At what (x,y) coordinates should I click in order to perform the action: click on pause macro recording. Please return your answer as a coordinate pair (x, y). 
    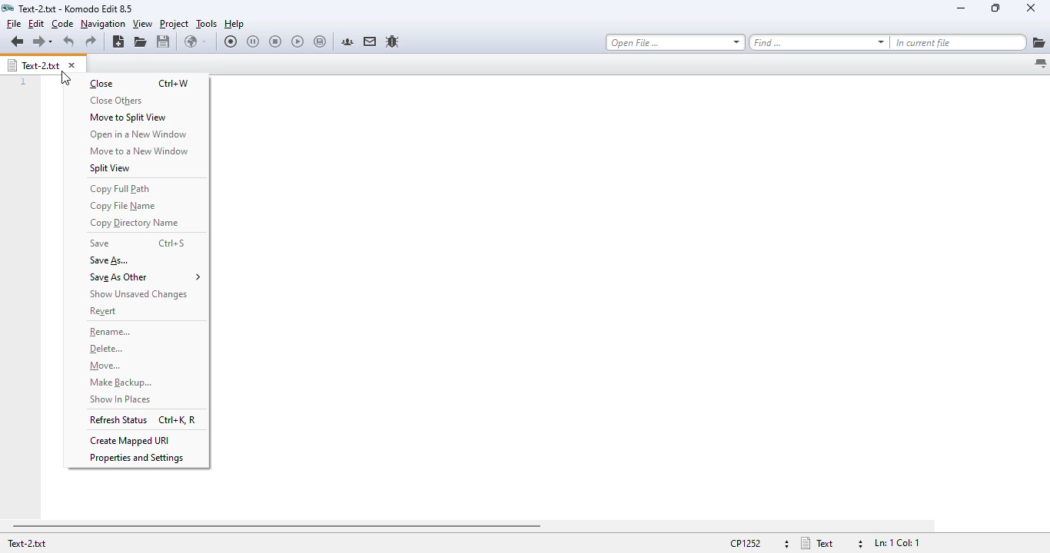
    Looking at the image, I should click on (254, 41).